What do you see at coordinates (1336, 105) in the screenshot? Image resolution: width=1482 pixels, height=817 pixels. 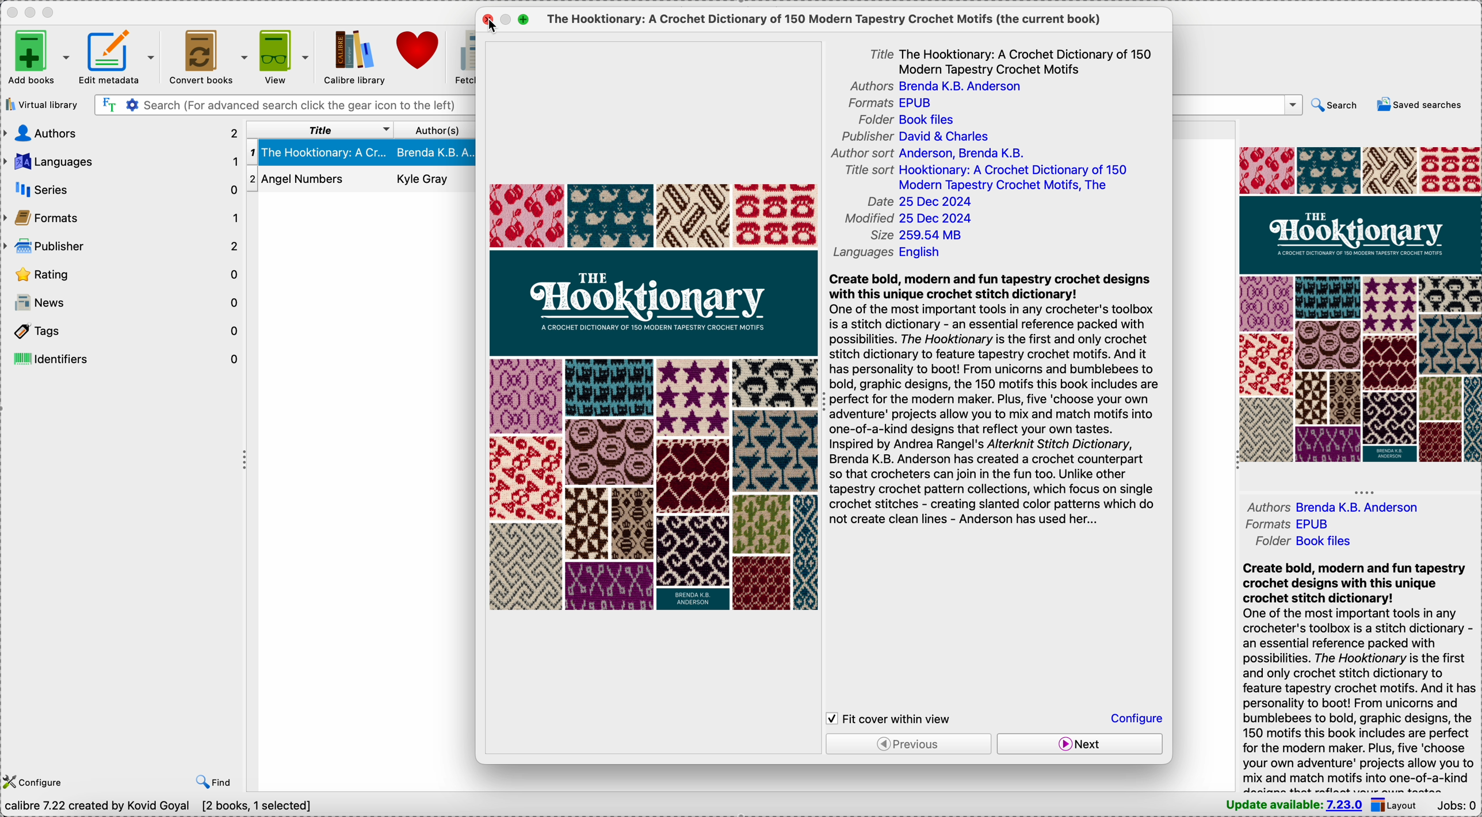 I see `search` at bounding box center [1336, 105].